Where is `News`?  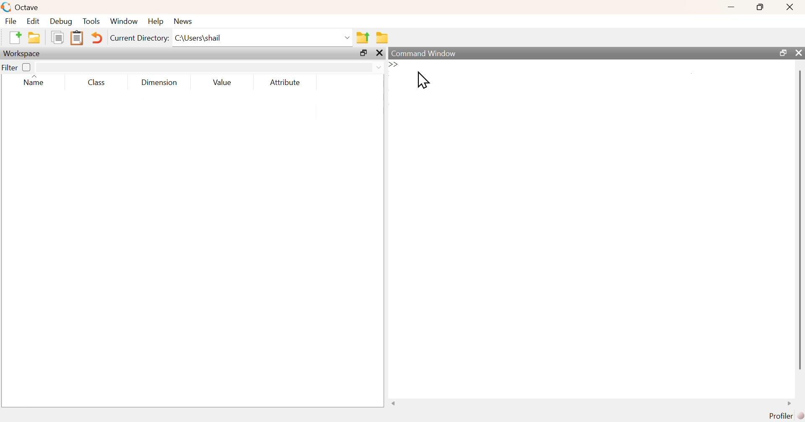
News is located at coordinates (183, 21).